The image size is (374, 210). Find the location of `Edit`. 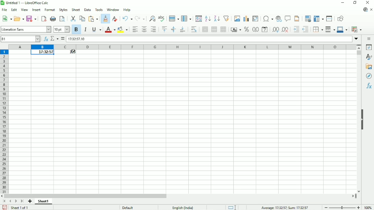

Edit is located at coordinates (13, 10).